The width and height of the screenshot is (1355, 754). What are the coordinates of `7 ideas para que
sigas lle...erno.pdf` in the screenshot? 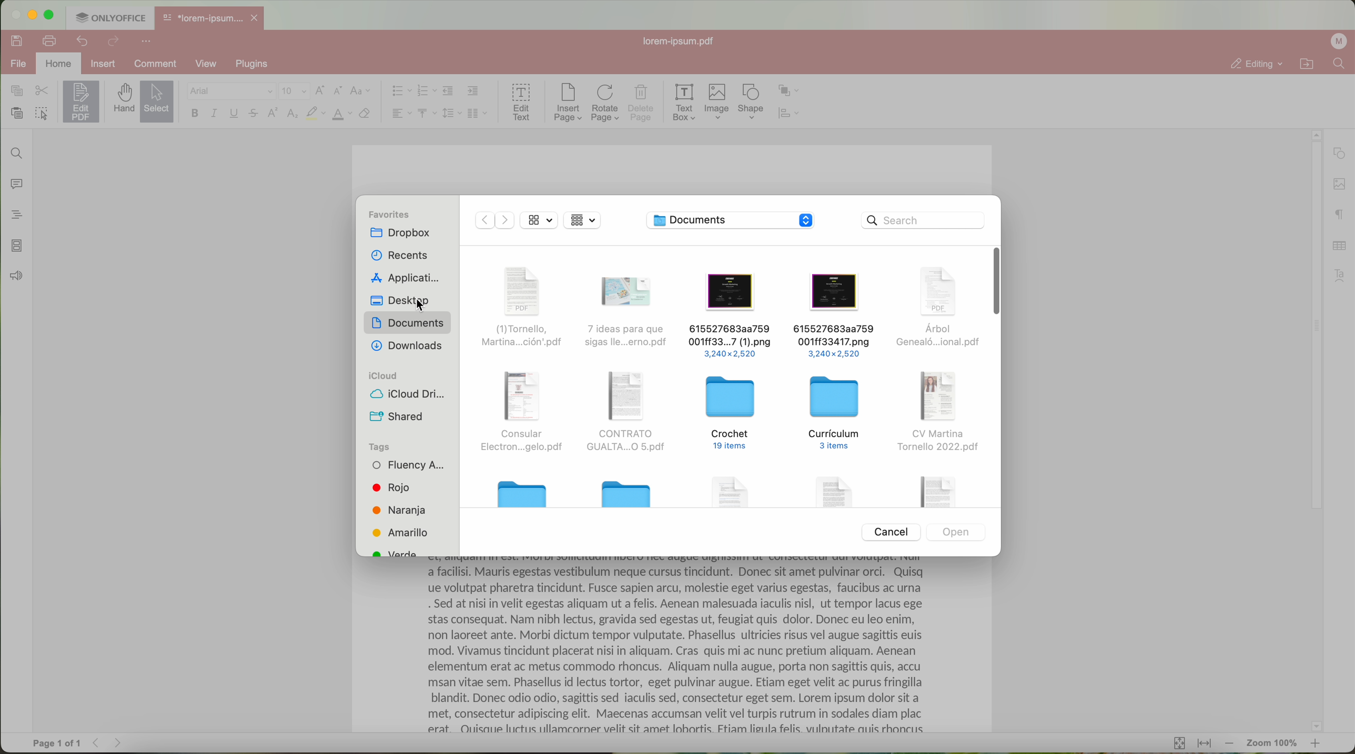 It's located at (629, 311).